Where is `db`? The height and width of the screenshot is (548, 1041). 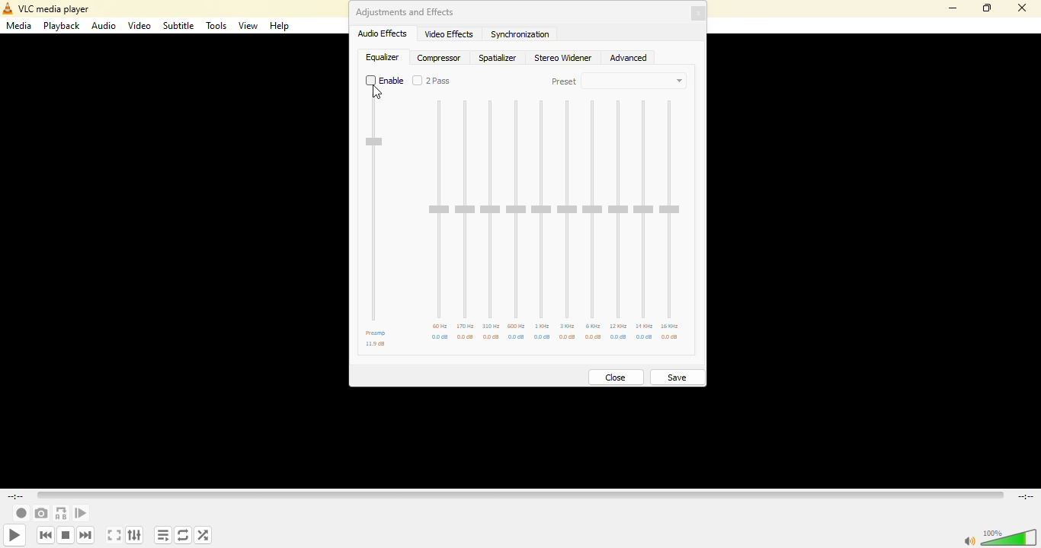 db is located at coordinates (465, 337).